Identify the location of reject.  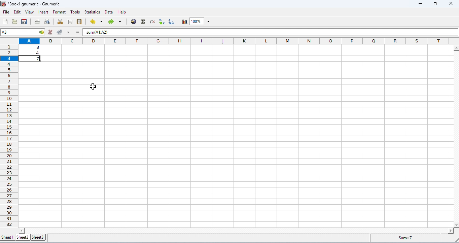
(50, 32).